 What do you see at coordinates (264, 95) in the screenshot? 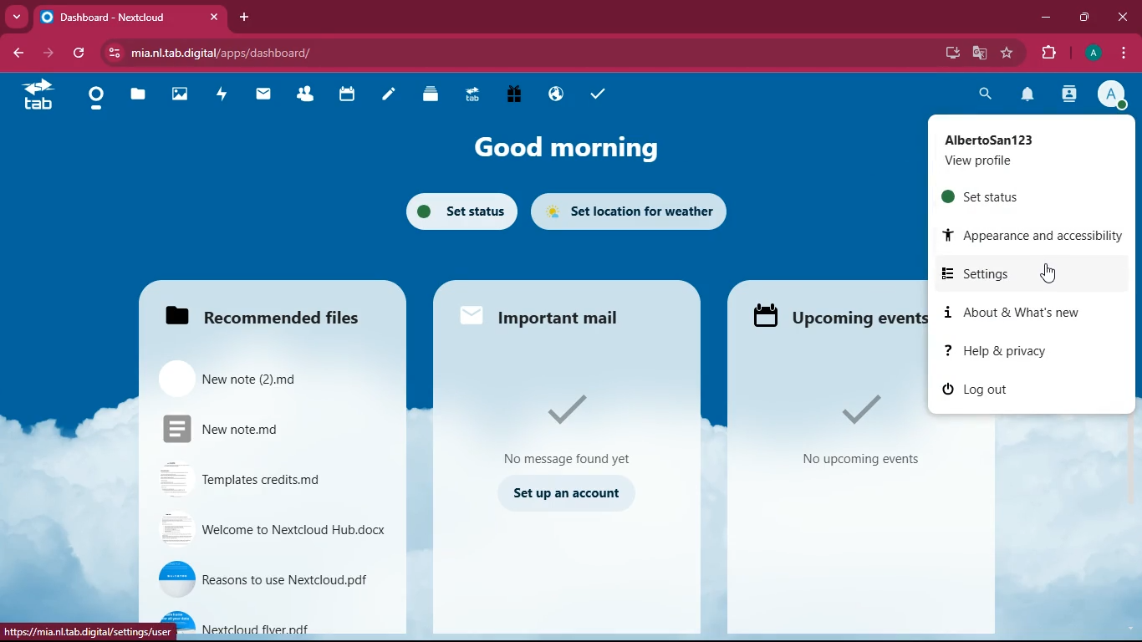
I see `mail` at bounding box center [264, 95].